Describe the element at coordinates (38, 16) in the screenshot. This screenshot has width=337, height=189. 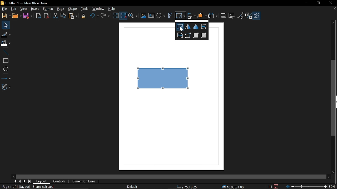
I see `Export ` at that location.